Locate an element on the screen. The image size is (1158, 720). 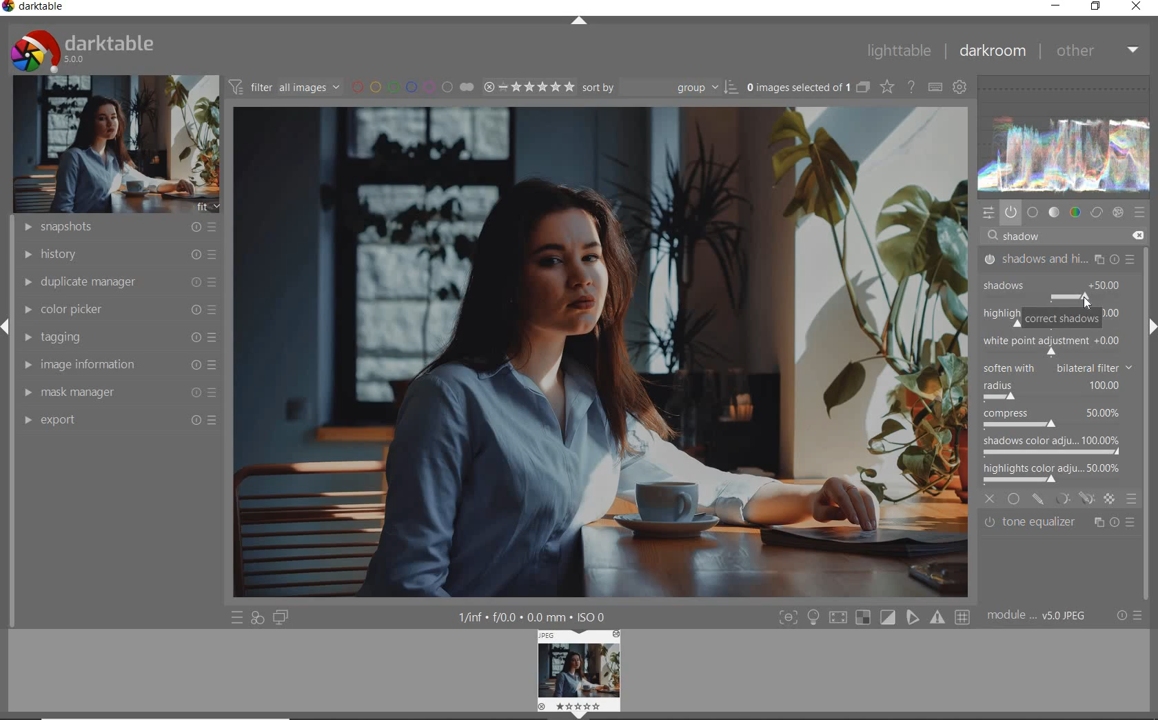
duplicate manager is located at coordinates (116, 282).